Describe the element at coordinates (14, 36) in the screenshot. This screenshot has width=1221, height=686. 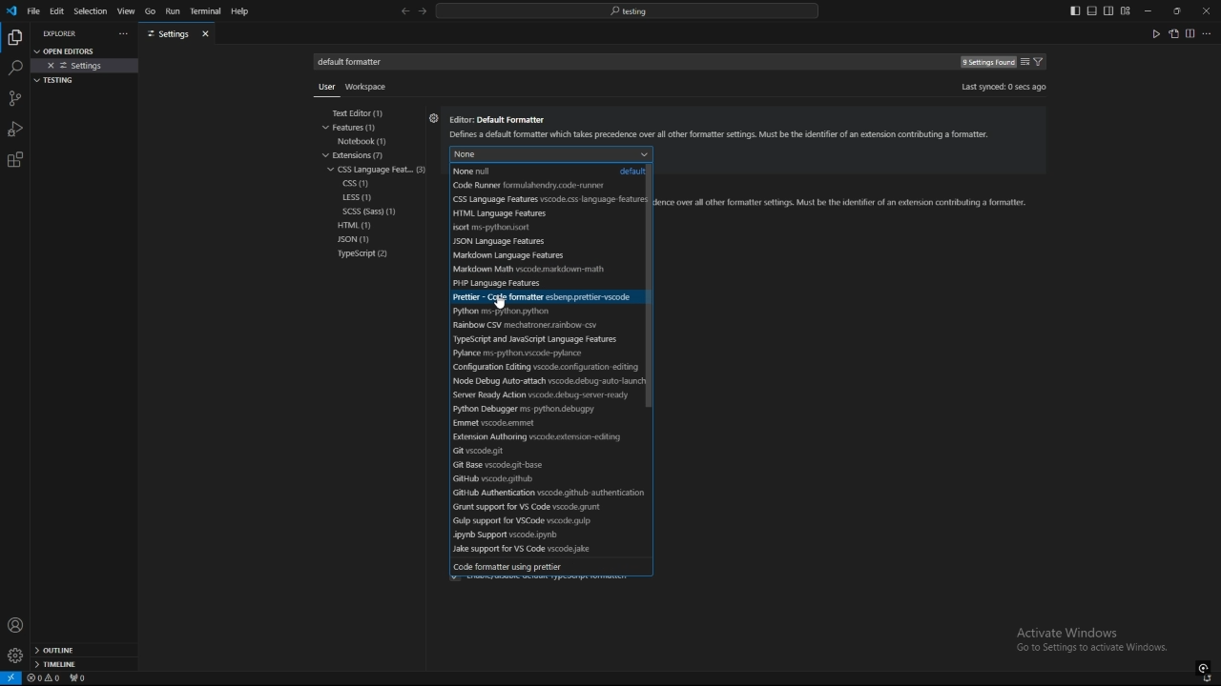
I see `explore` at that location.